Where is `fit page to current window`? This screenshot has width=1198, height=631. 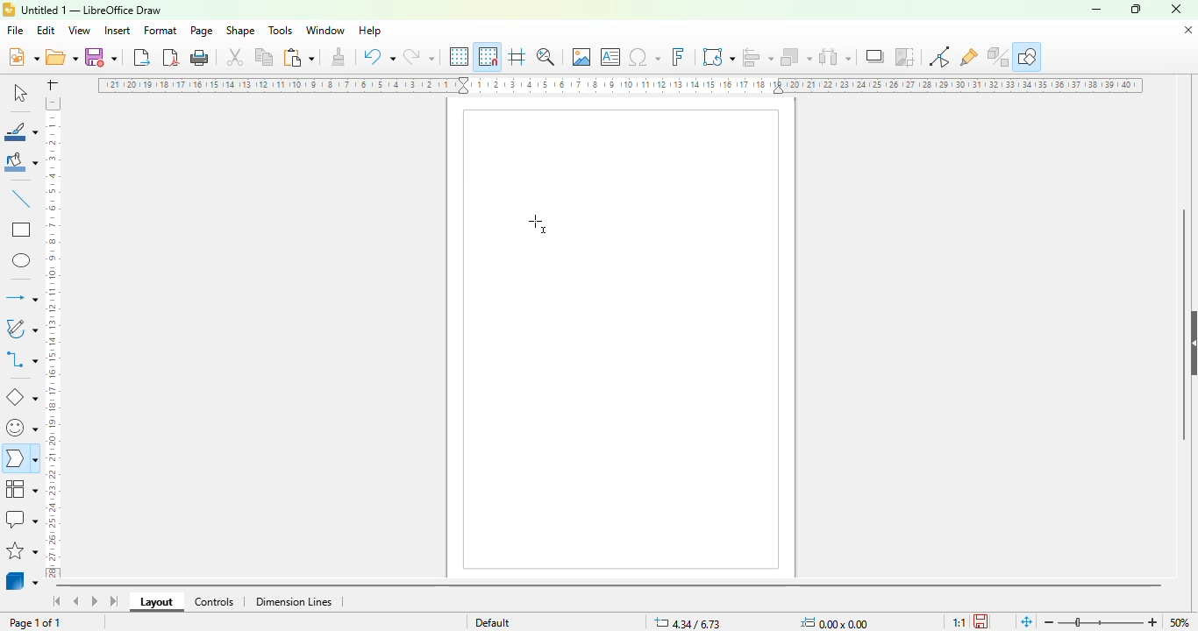
fit page to current window is located at coordinates (1027, 622).